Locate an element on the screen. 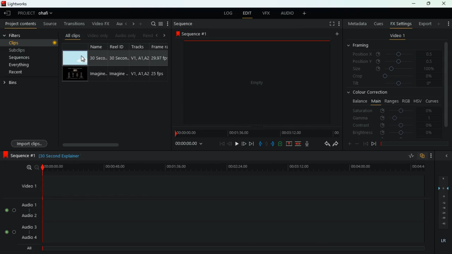 The width and height of the screenshot is (452, 254). main is located at coordinates (376, 101).